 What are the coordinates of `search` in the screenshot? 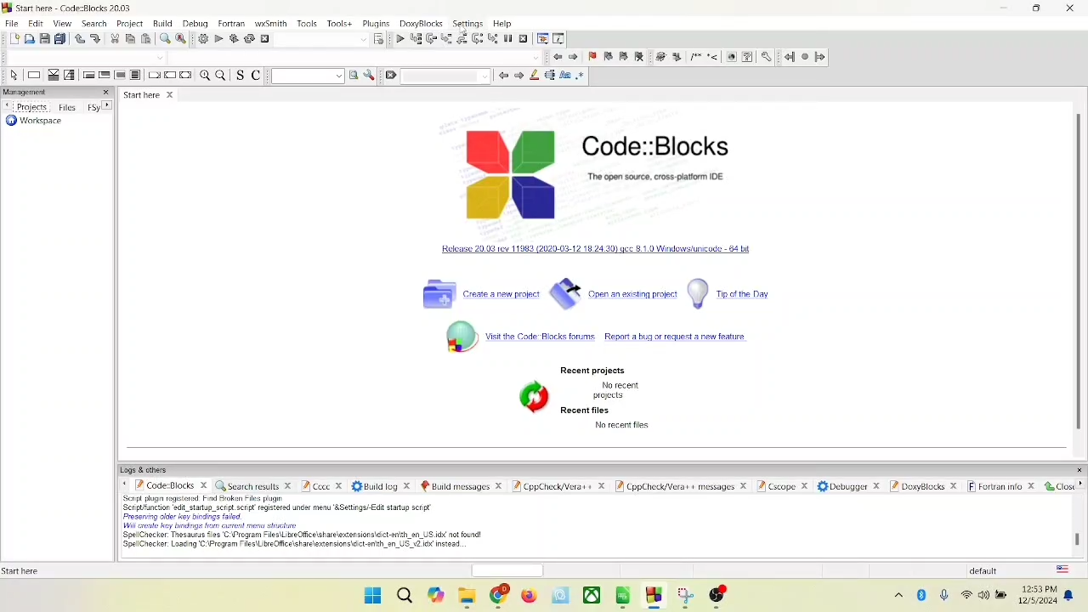 It's located at (405, 596).